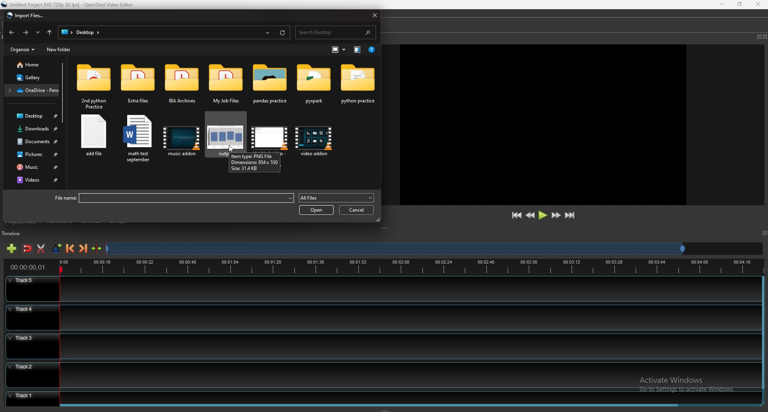 This screenshot has width=768, height=412. Describe the element at coordinates (376, 408) in the screenshot. I see `scroll bar` at that location.